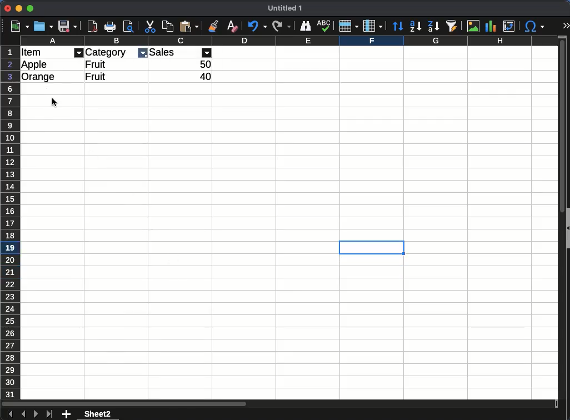 The image size is (570, 420). What do you see at coordinates (324, 26) in the screenshot?
I see `spelling` at bounding box center [324, 26].